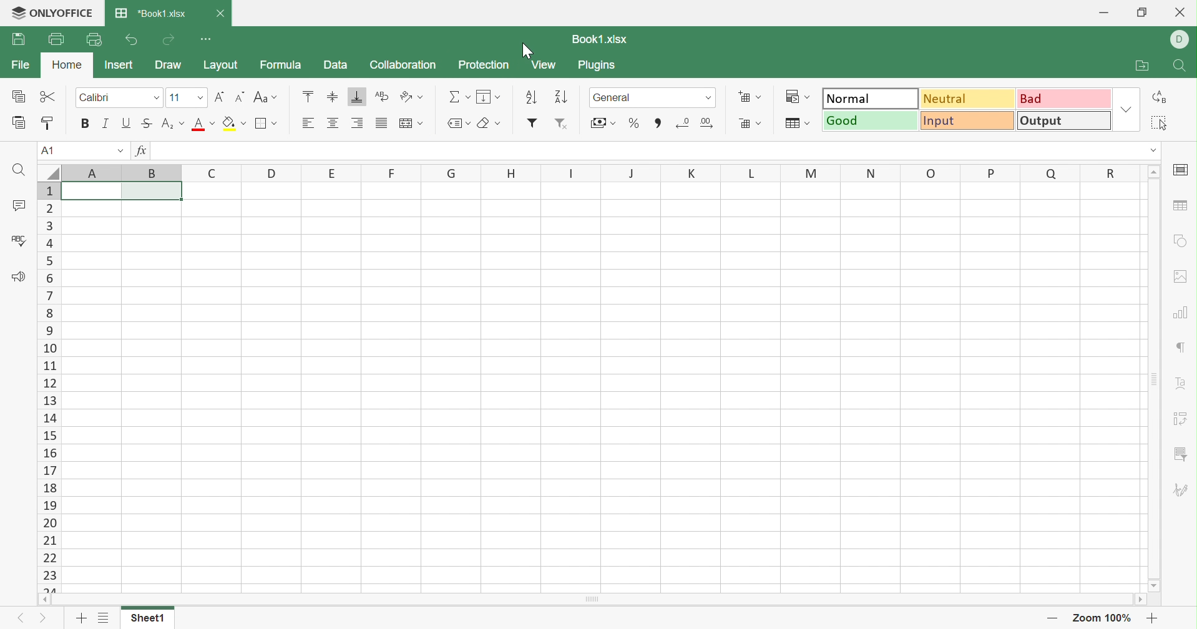 The width and height of the screenshot is (1197, 629). What do you see at coordinates (48, 387) in the screenshot?
I see `Row Numbers` at bounding box center [48, 387].